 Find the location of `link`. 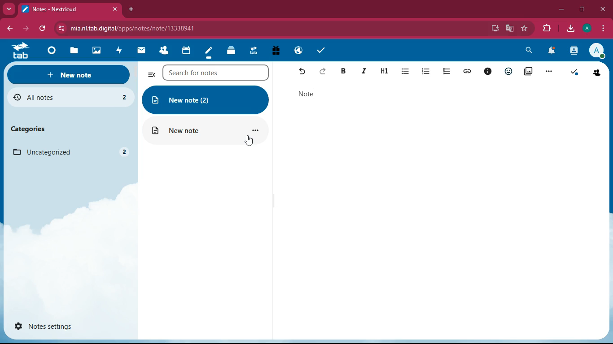

link is located at coordinates (468, 71).